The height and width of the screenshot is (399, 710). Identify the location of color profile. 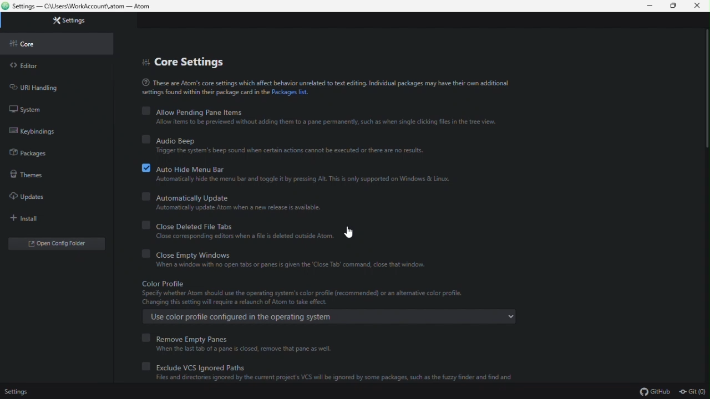
(163, 283).